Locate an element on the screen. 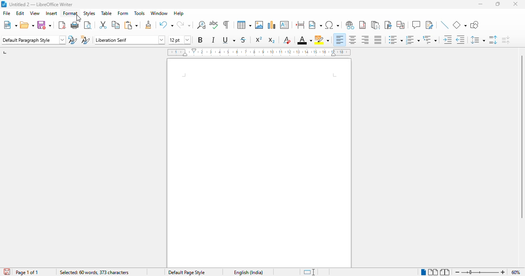  toggle print preview is located at coordinates (88, 25).